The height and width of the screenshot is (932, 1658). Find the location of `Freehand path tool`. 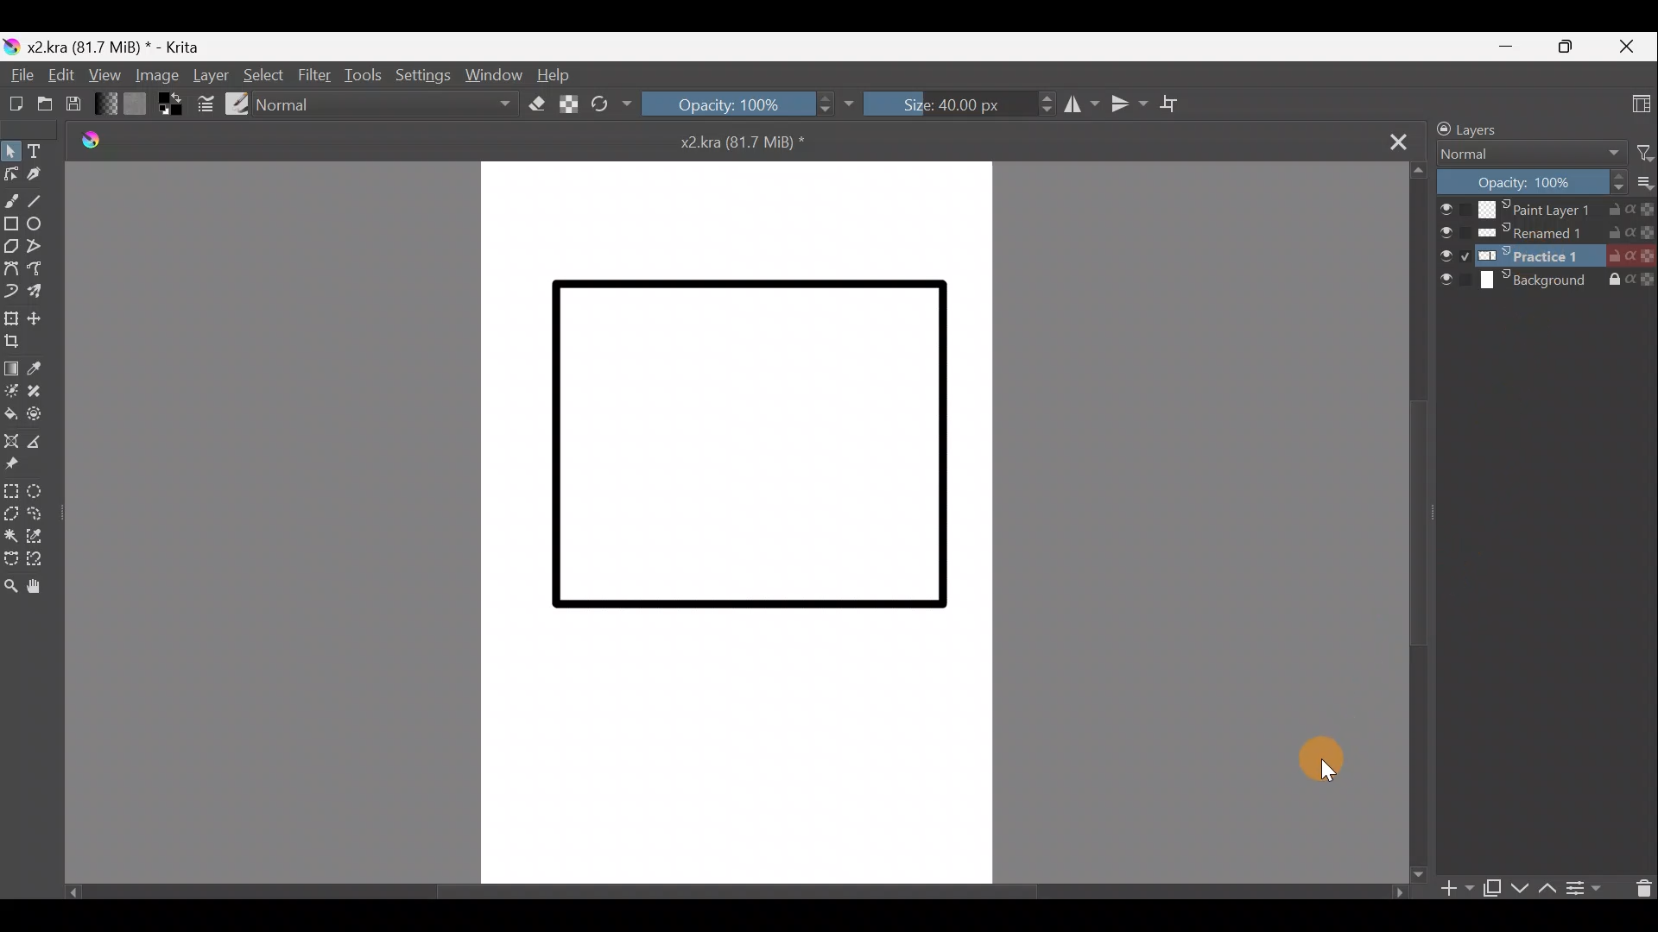

Freehand path tool is located at coordinates (42, 274).